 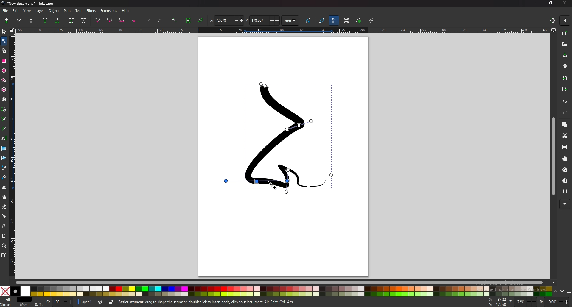 What do you see at coordinates (206, 302) in the screenshot?
I see `info` at bounding box center [206, 302].